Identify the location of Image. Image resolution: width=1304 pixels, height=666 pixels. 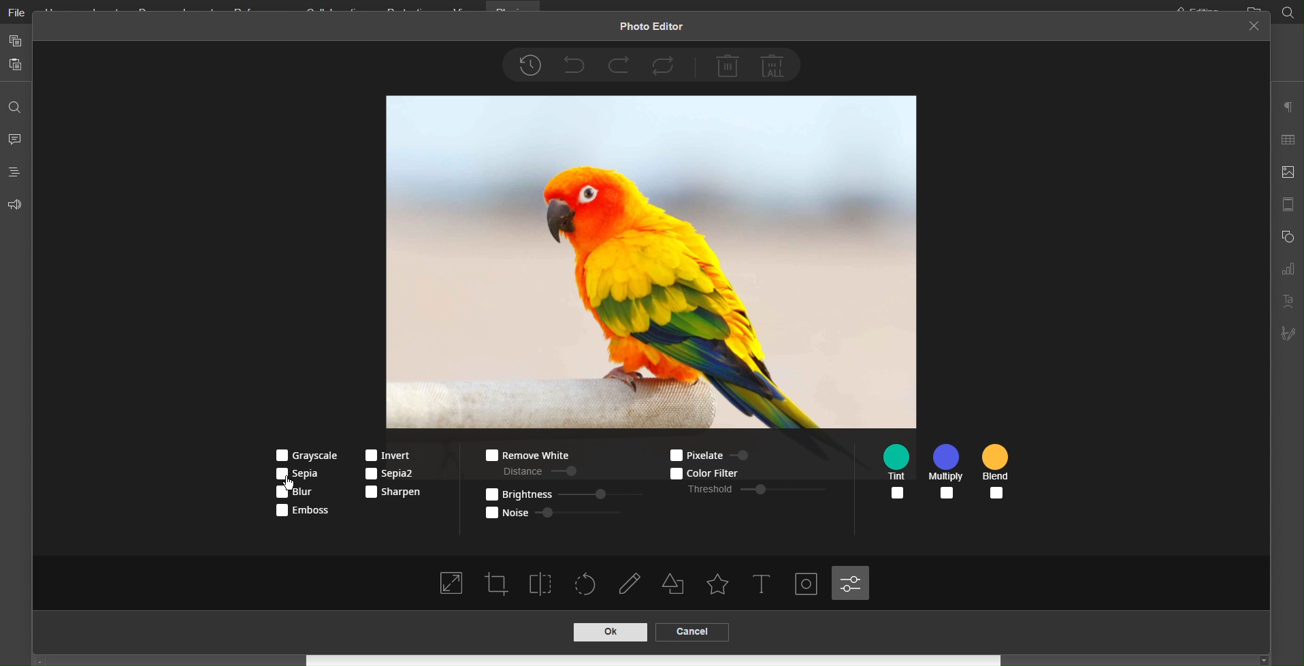
(649, 263).